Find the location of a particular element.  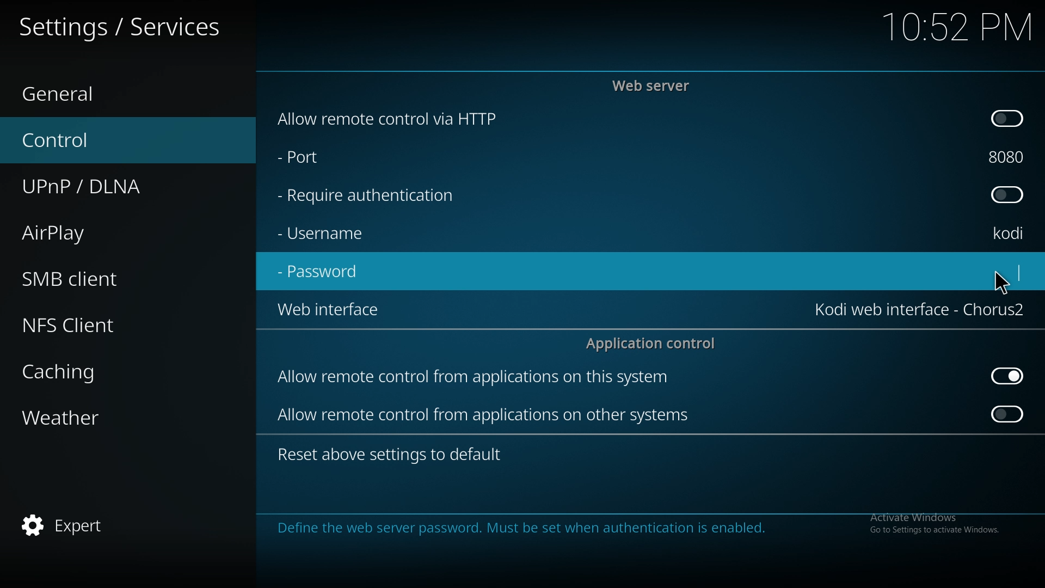

allow remote control from apps on other systems is located at coordinates (485, 415).